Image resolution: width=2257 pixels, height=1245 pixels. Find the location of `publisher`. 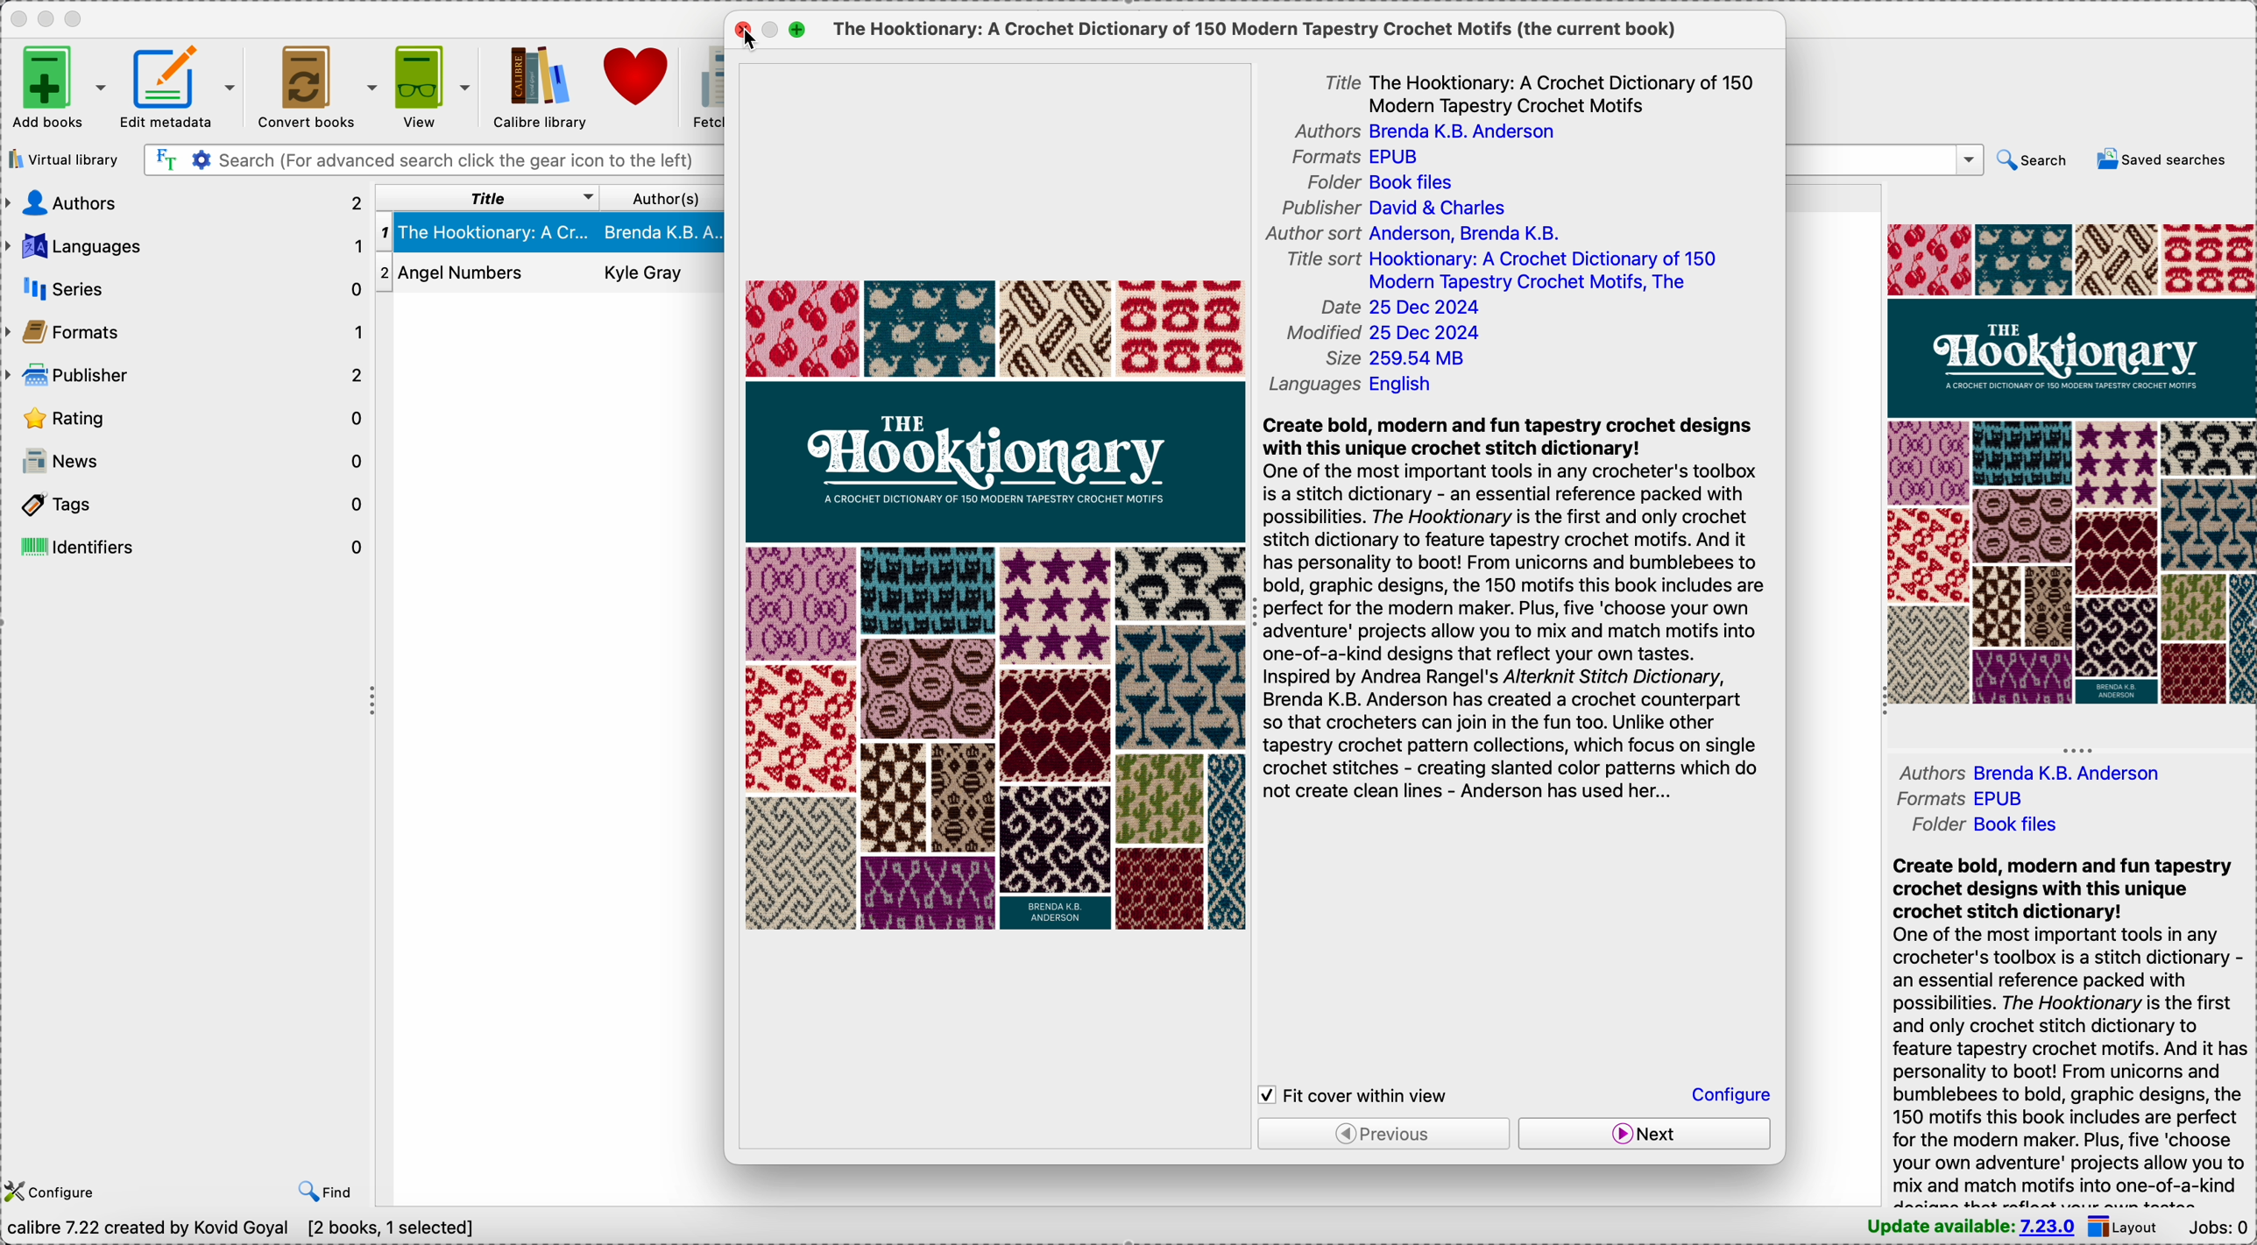

publisher is located at coordinates (1392, 209).